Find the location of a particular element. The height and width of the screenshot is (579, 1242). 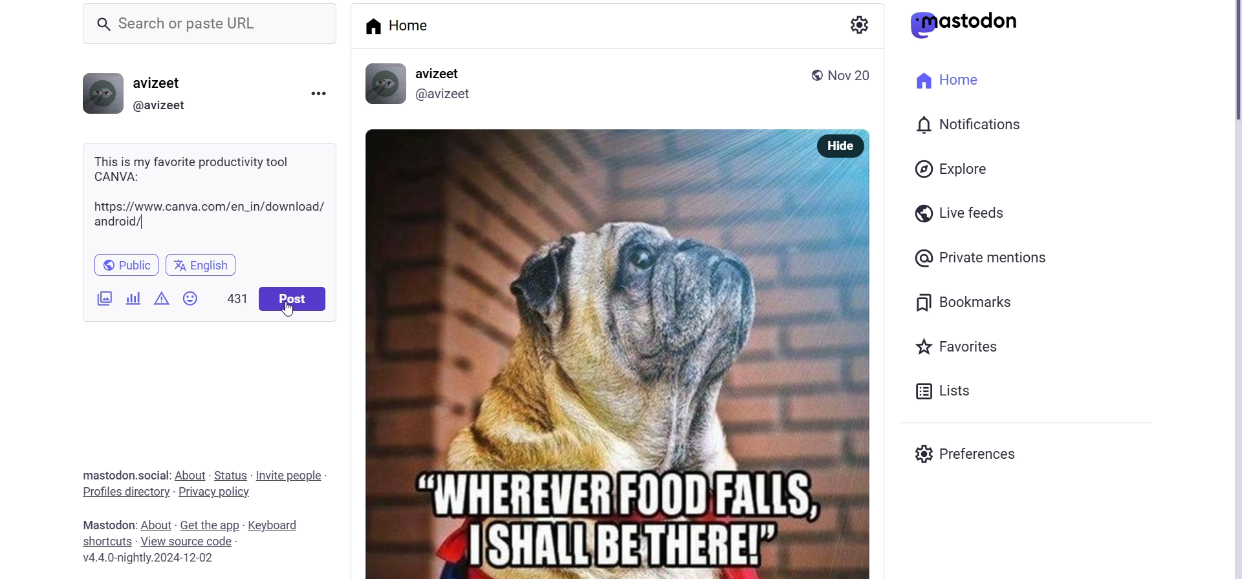

profile picture is located at coordinates (384, 83).